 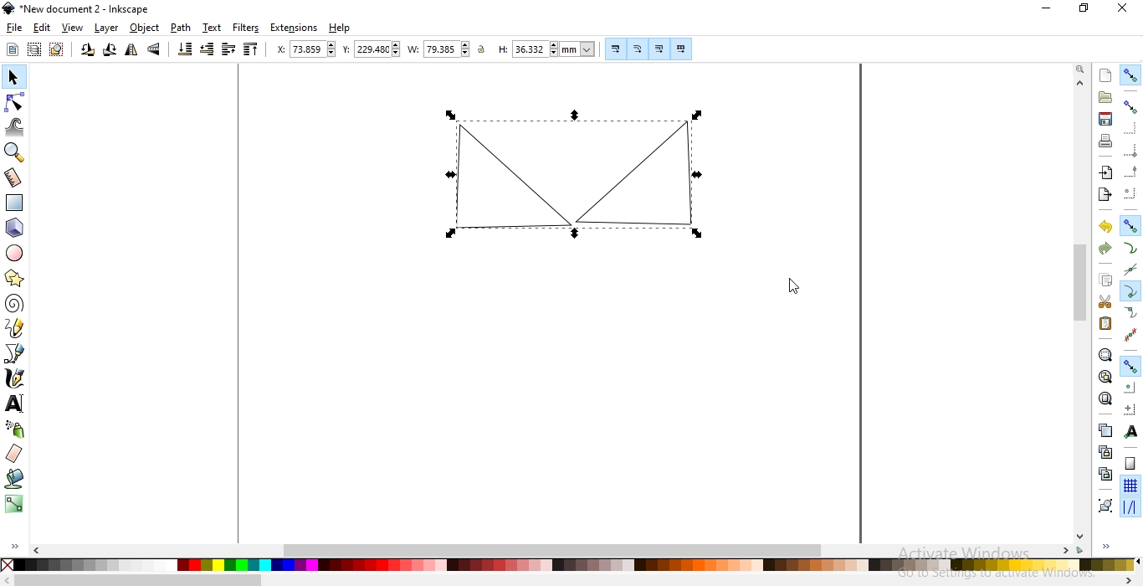 I want to click on save document, so click(x=1105, y=119).